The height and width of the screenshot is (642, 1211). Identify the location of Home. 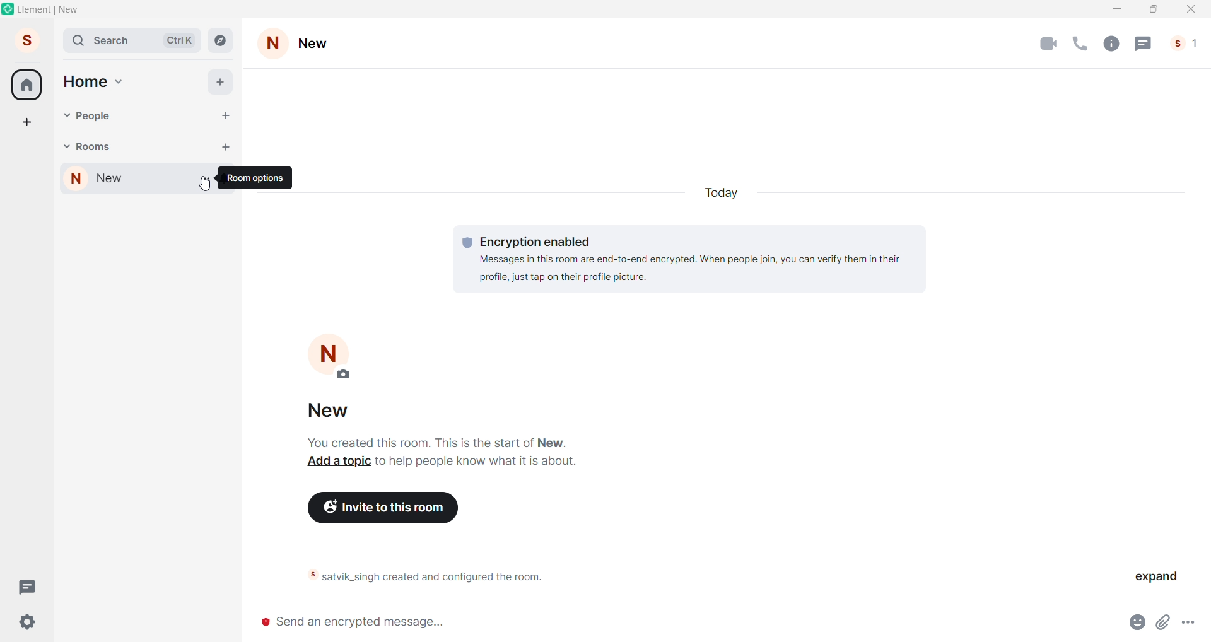
(27, 85).